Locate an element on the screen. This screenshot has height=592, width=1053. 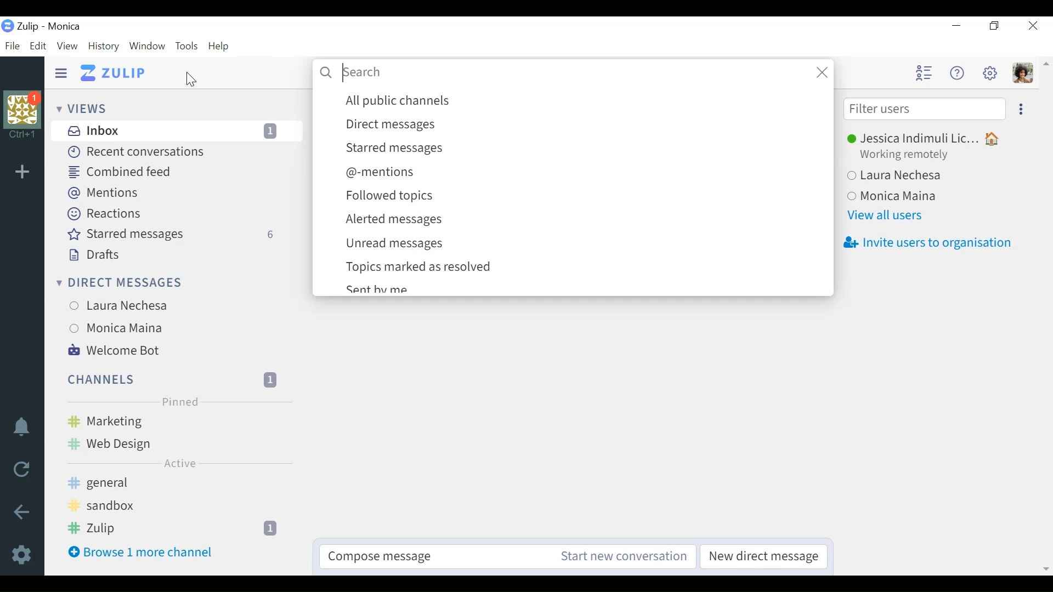
Active is located at coordinates (177, 463).